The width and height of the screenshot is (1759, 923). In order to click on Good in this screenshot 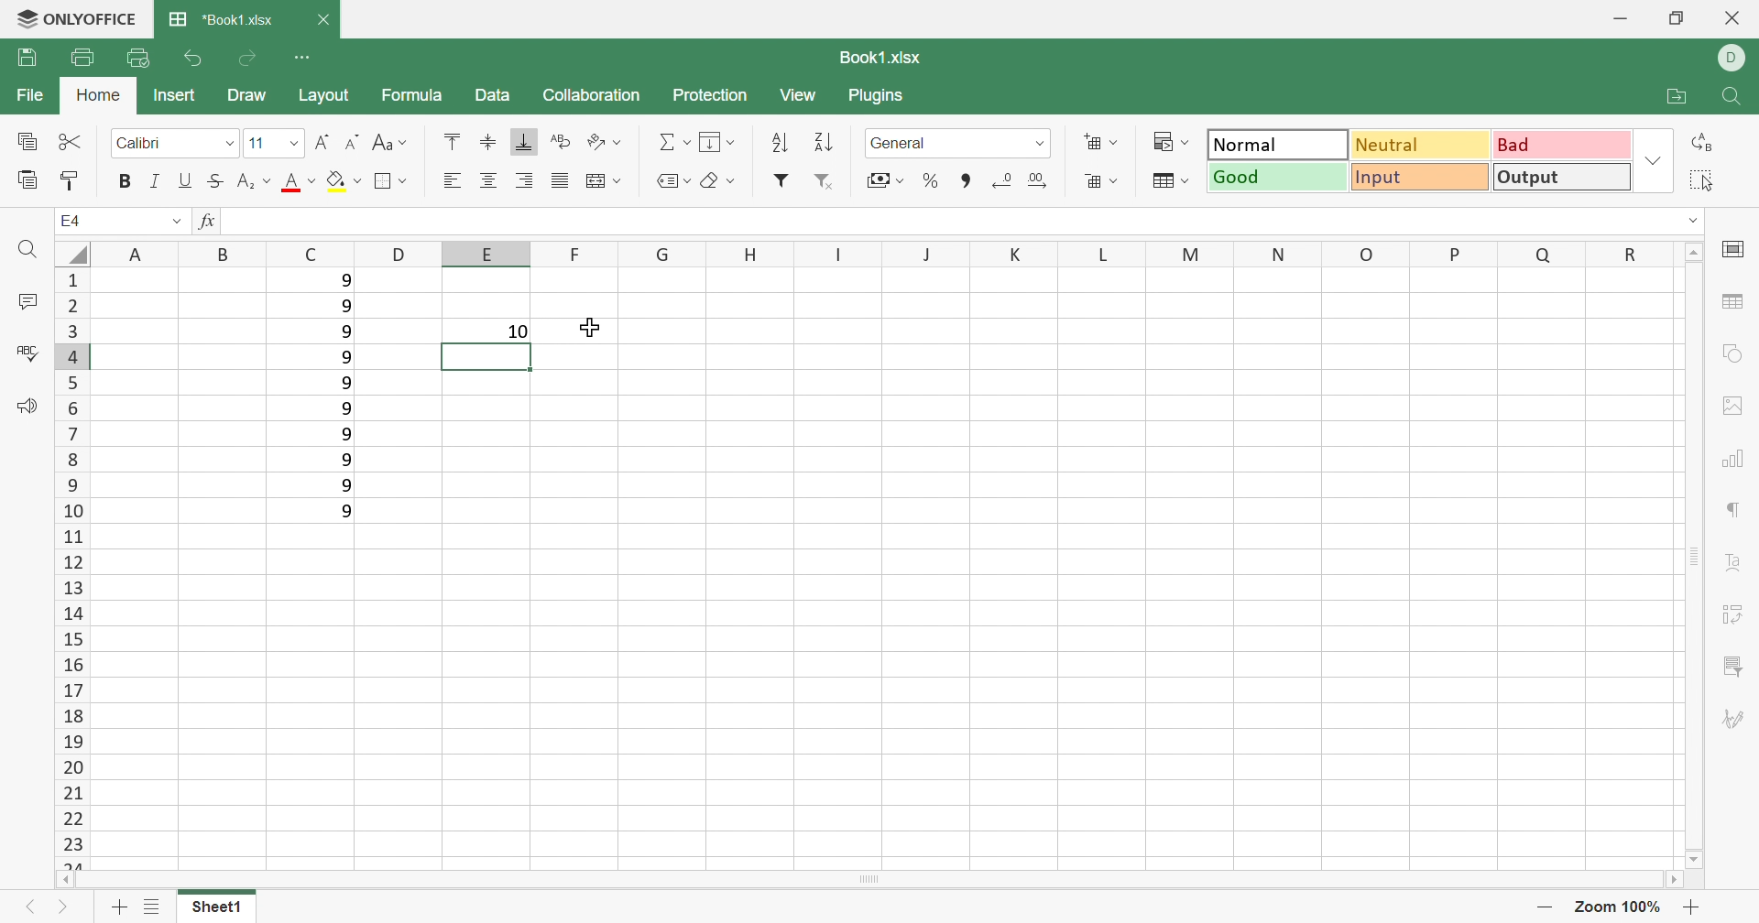, I will do `click(1280, 179)`.